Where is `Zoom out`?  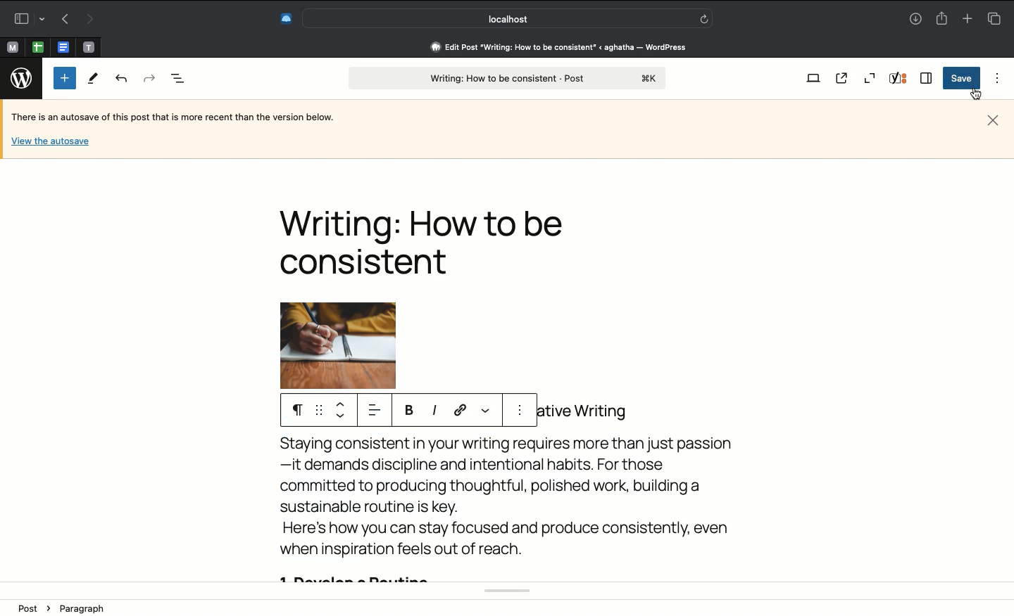
Zoom out is located at coordinates (870, 78).